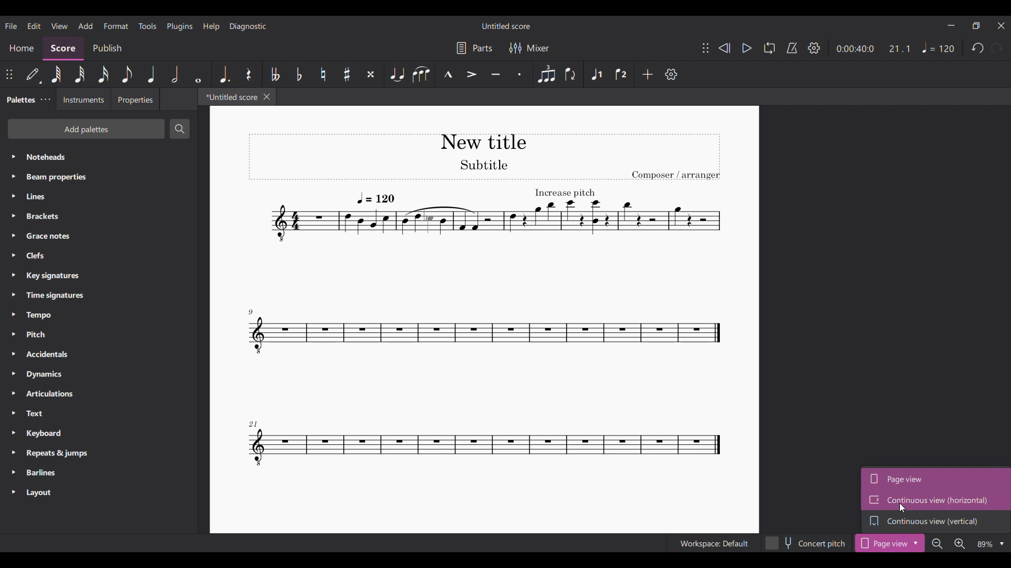 The width and height of the screenshot is (1011, 568). What do you see at coordinates (323, 74) in the screenshot?
I see `Toggle natural` at bounding box center [323, 74].